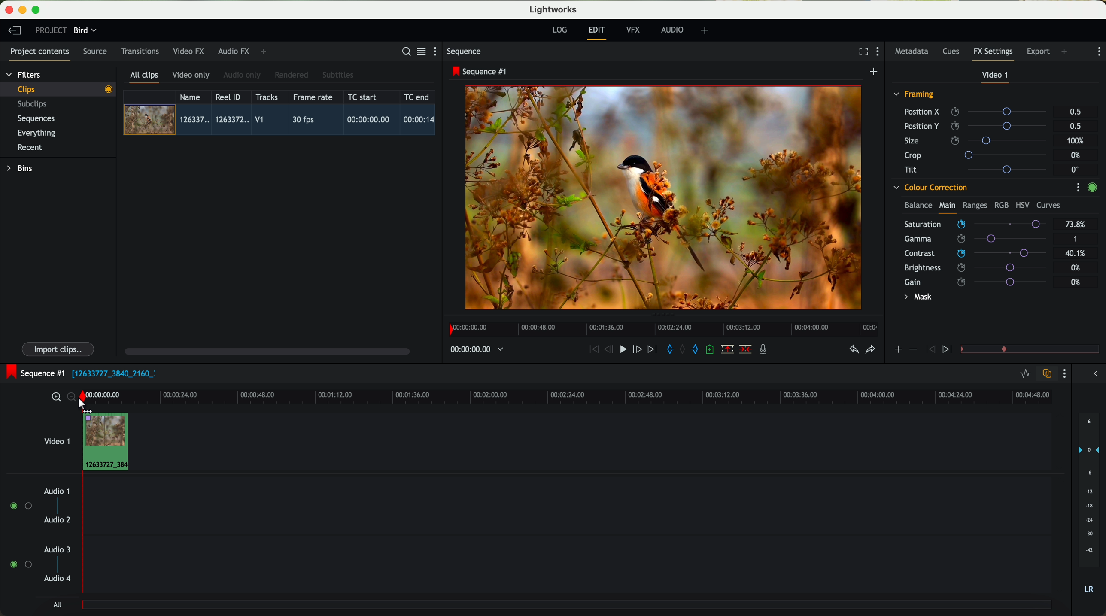 The height and width of the screenshot is (616, 1106). Describe the element at coordinates (57, 604) in the screenshot. I see `all` at that location.